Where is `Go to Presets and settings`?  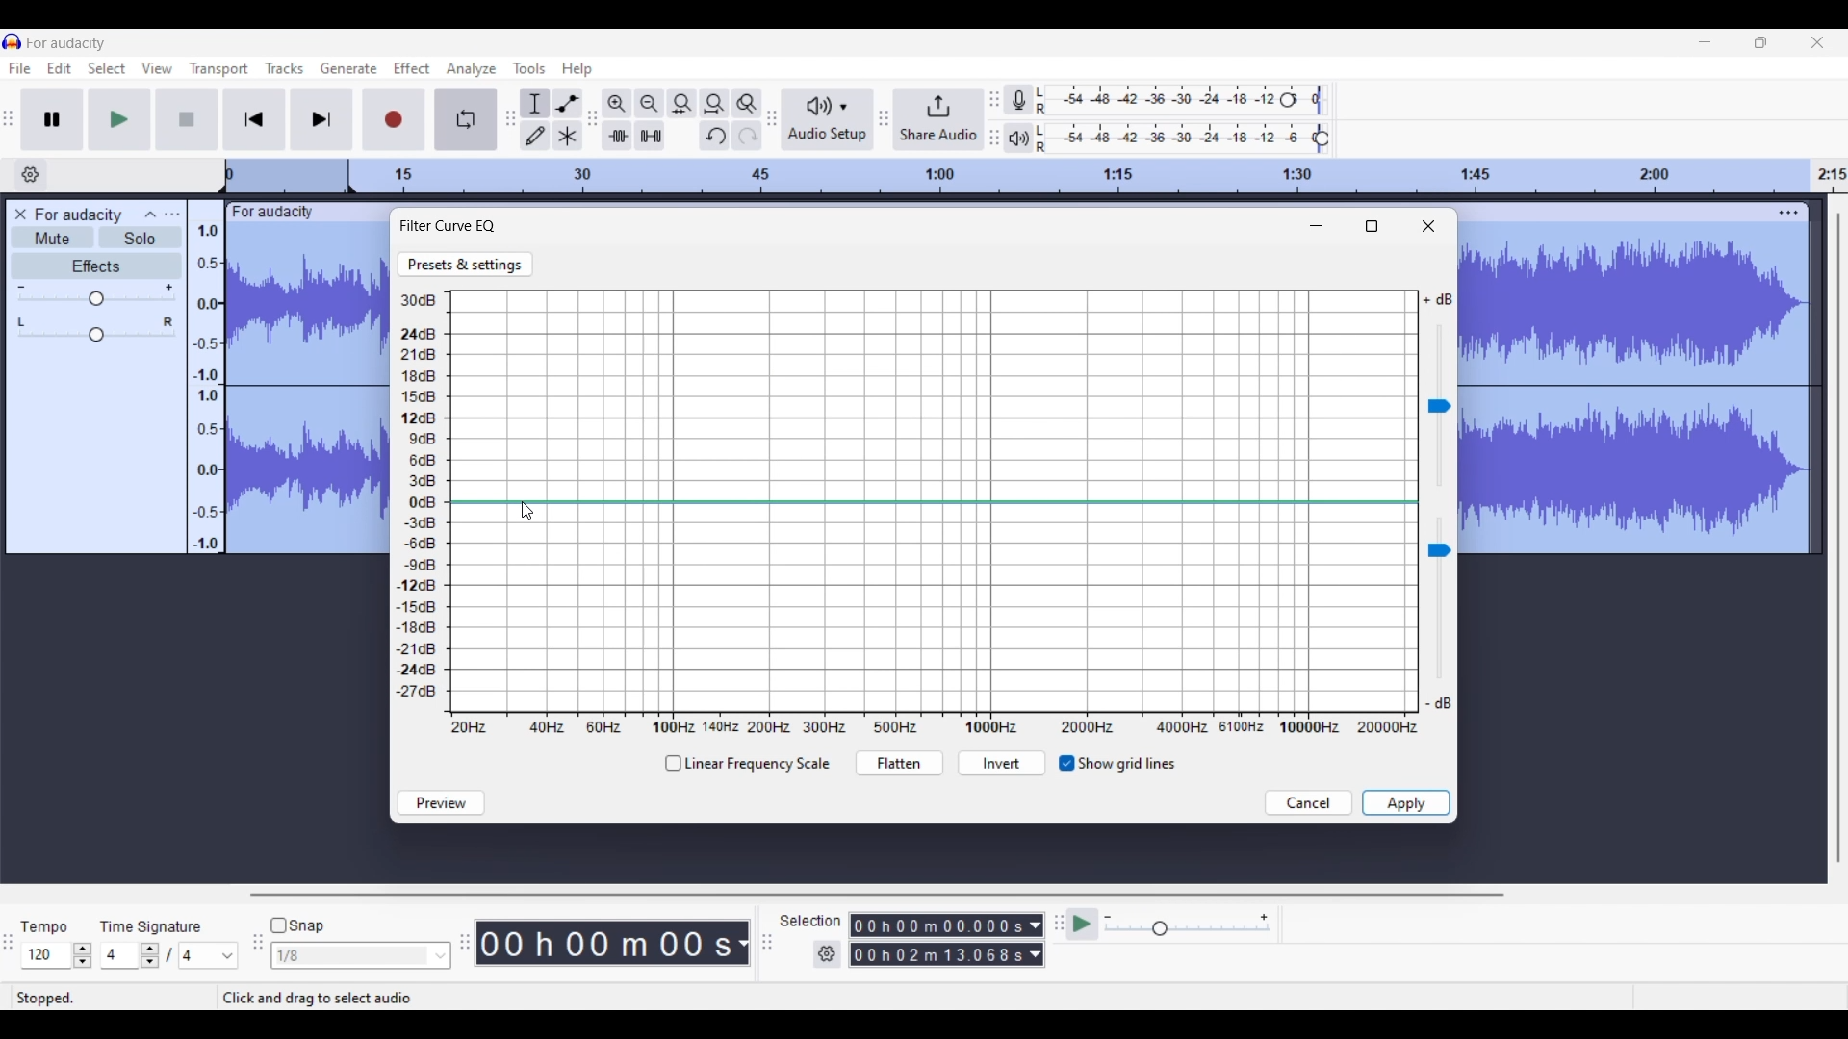
Go to Presets and settings is located at coordinates (466, 265).